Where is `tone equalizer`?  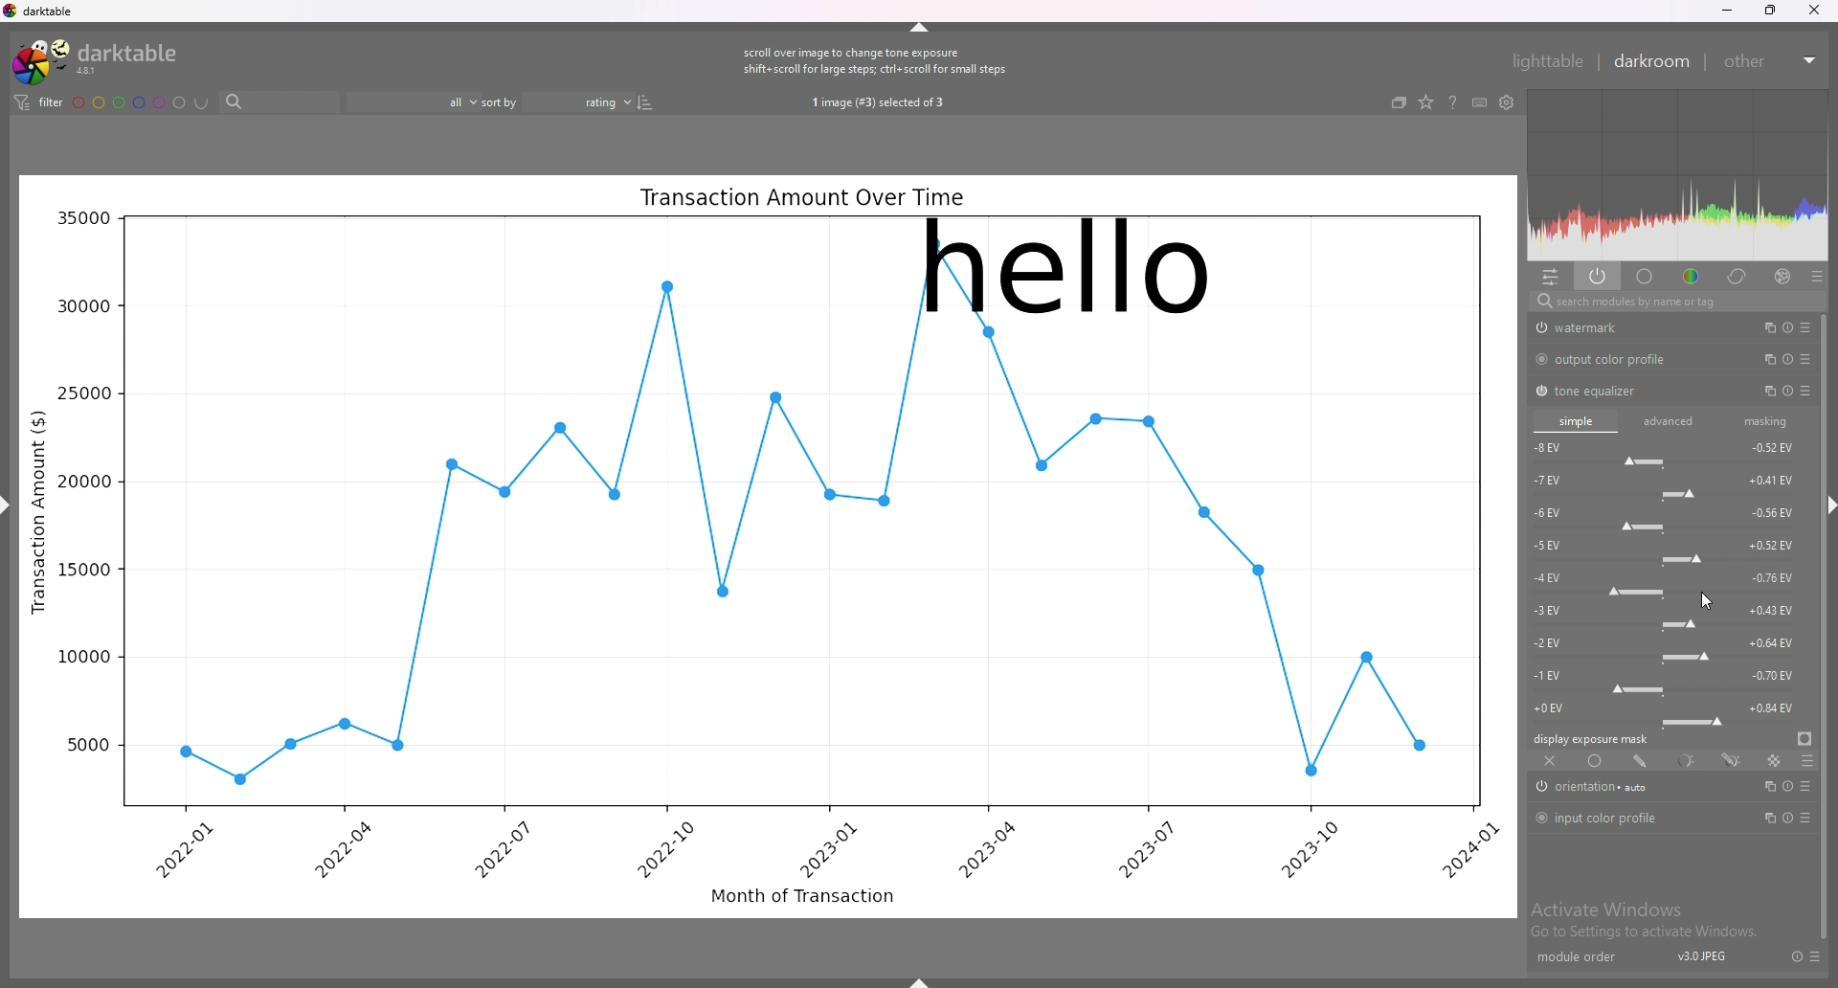
tone equalizer is located at coordinates (1600, 392).